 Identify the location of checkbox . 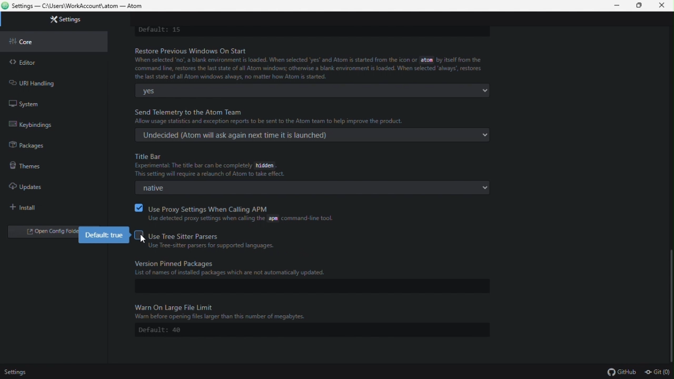
(137, 235).